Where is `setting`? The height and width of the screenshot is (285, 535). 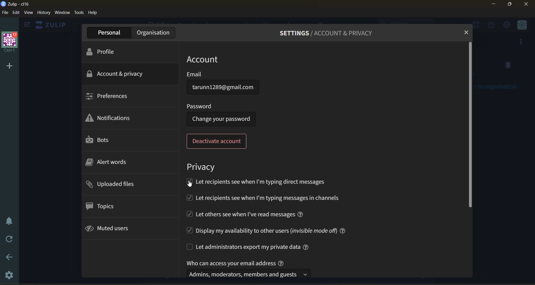 setting is located at coordinates (506, 26).